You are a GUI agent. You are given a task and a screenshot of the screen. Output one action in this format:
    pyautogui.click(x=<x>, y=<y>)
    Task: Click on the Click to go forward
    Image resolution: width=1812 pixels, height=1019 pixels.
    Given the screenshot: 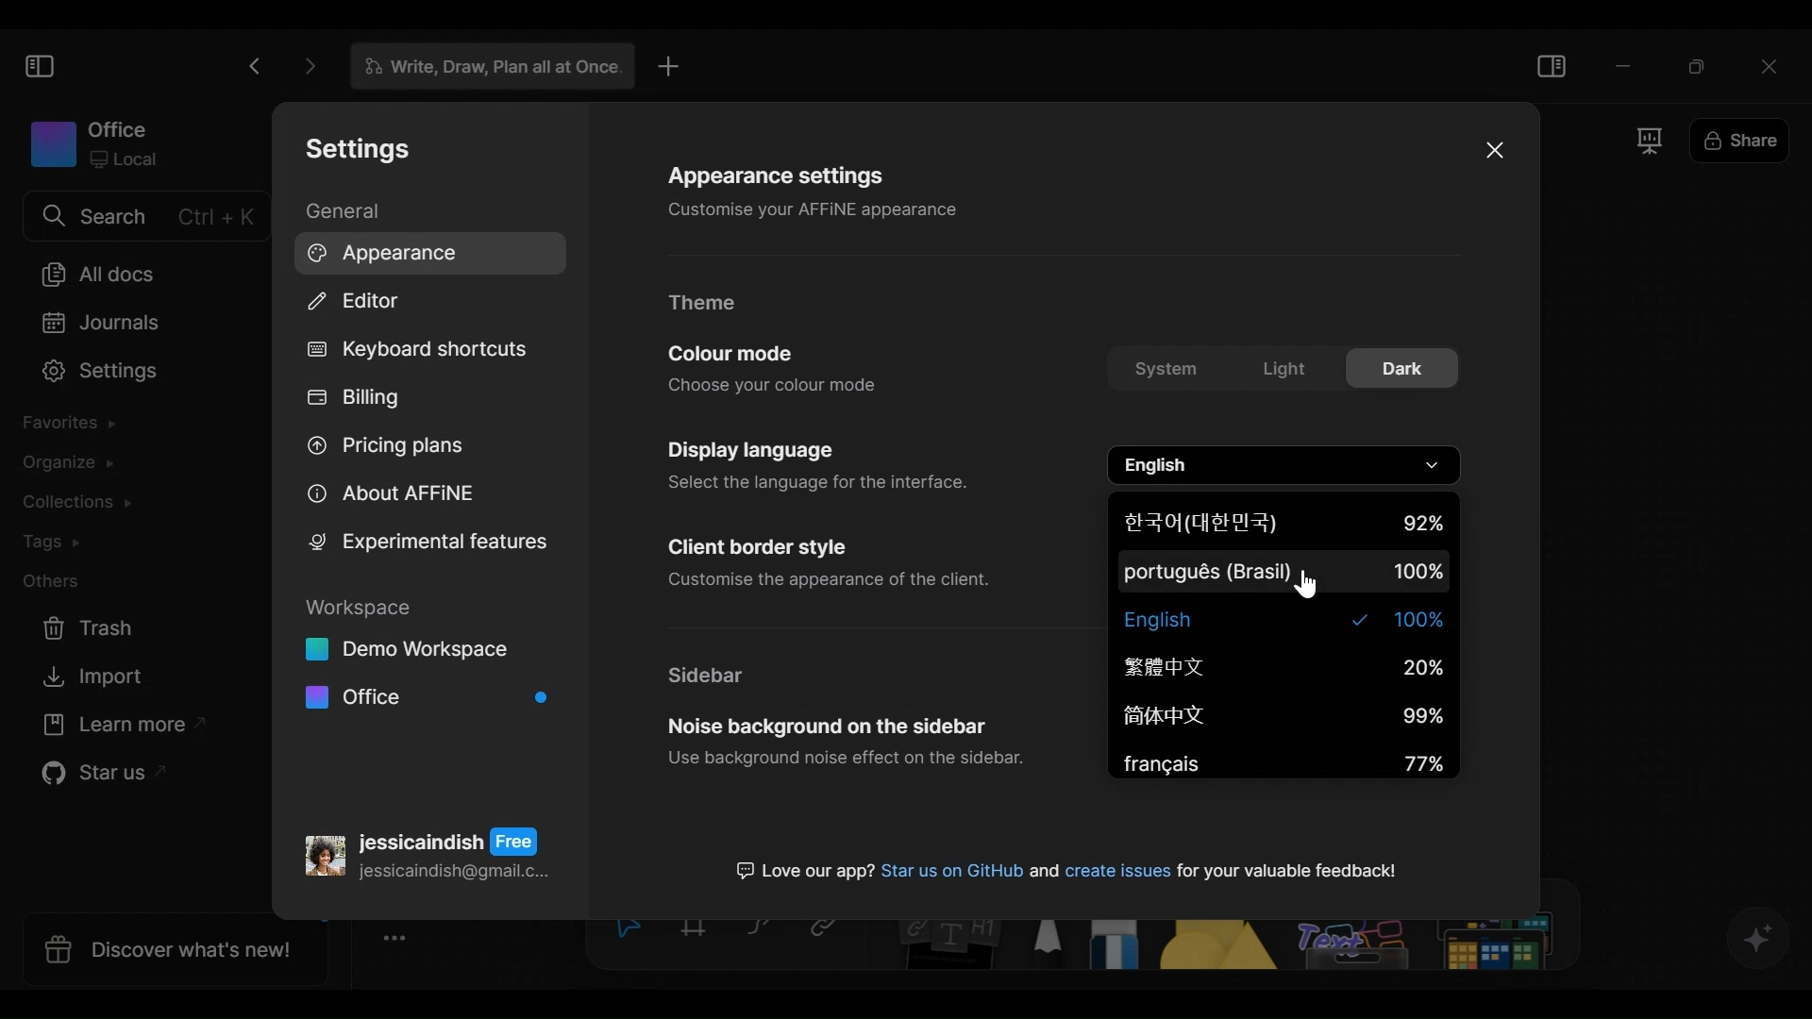 What is the action you would take?
    pyautogui.click(x=304, y=66)
    